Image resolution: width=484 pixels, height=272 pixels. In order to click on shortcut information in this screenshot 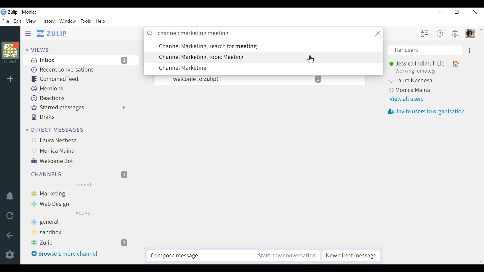, I will do `click(10, 61)`.